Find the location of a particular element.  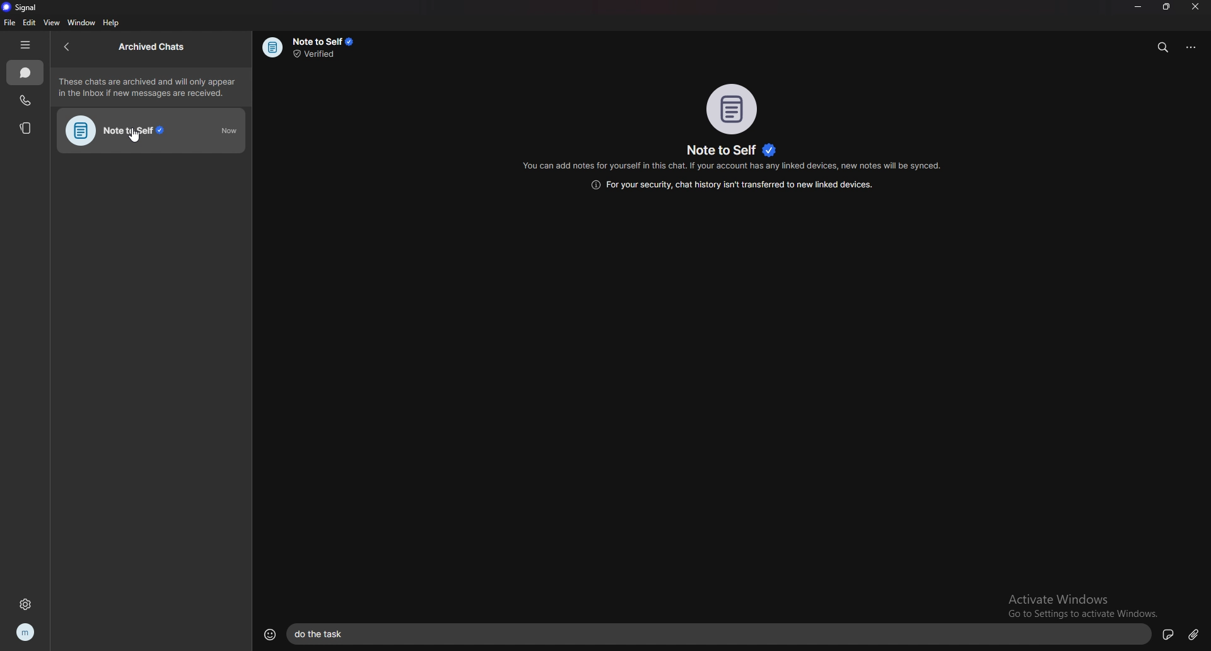

search messages is located at coordinates (1165, 45).